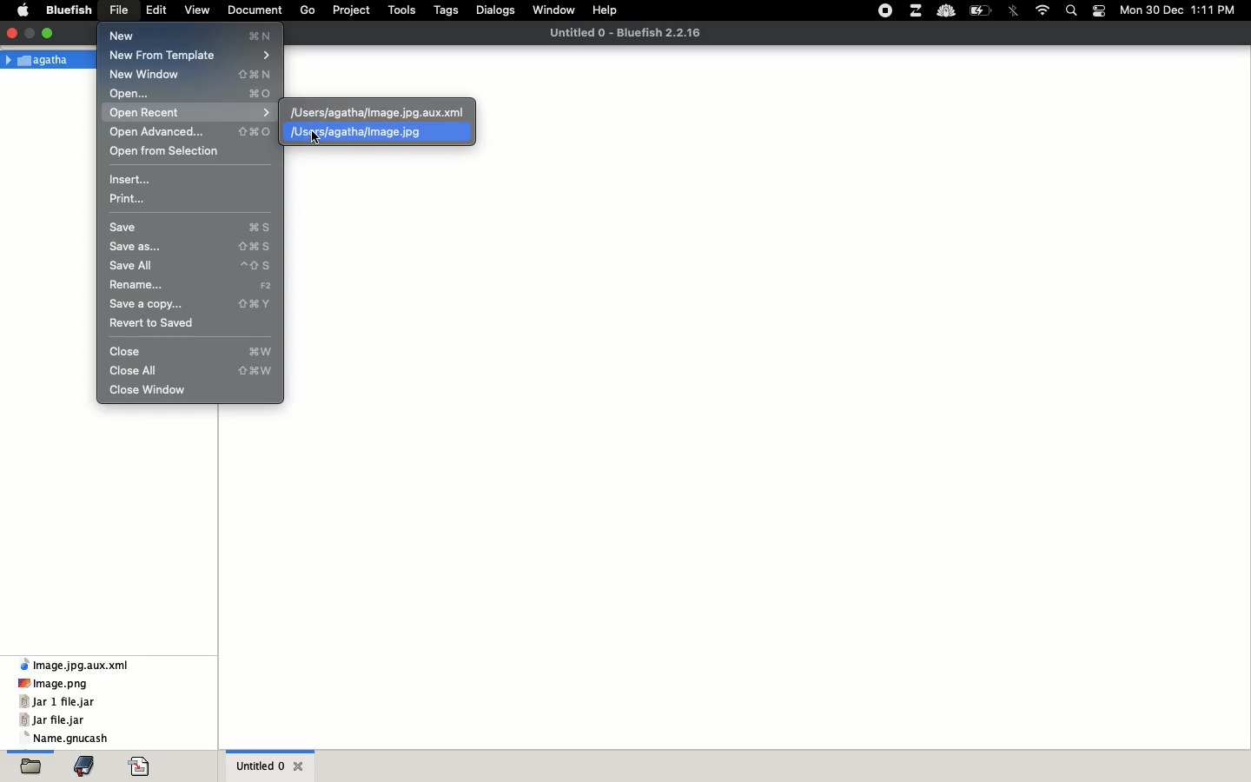  Describe the element at coordinates (607, 10) in the screenshot. I see `help` at that location.